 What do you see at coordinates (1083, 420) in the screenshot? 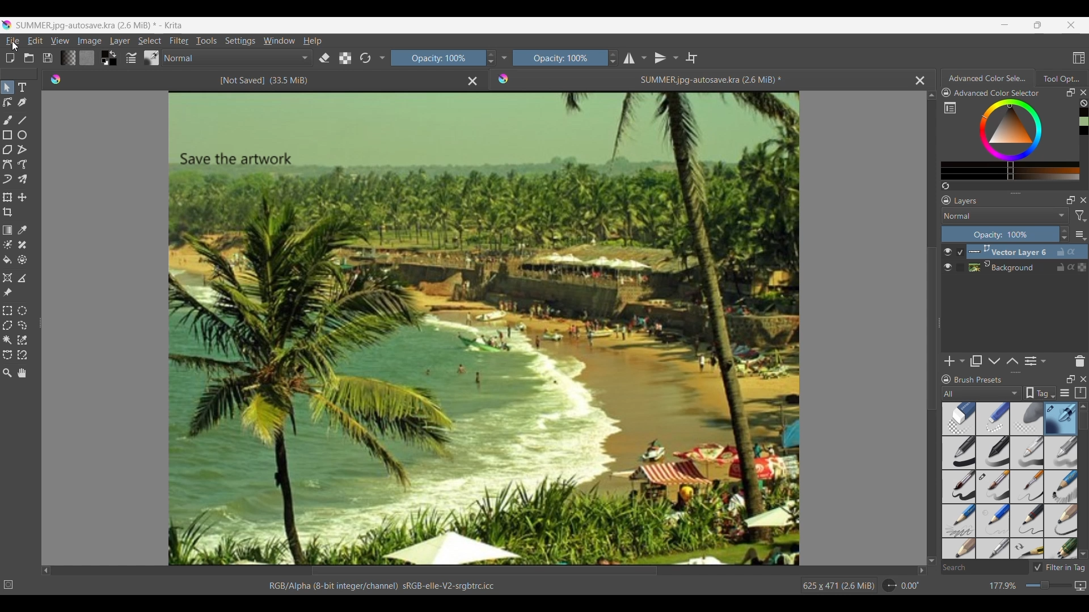
I see `Vertical slide bar` at bounding box center [1083, 420].